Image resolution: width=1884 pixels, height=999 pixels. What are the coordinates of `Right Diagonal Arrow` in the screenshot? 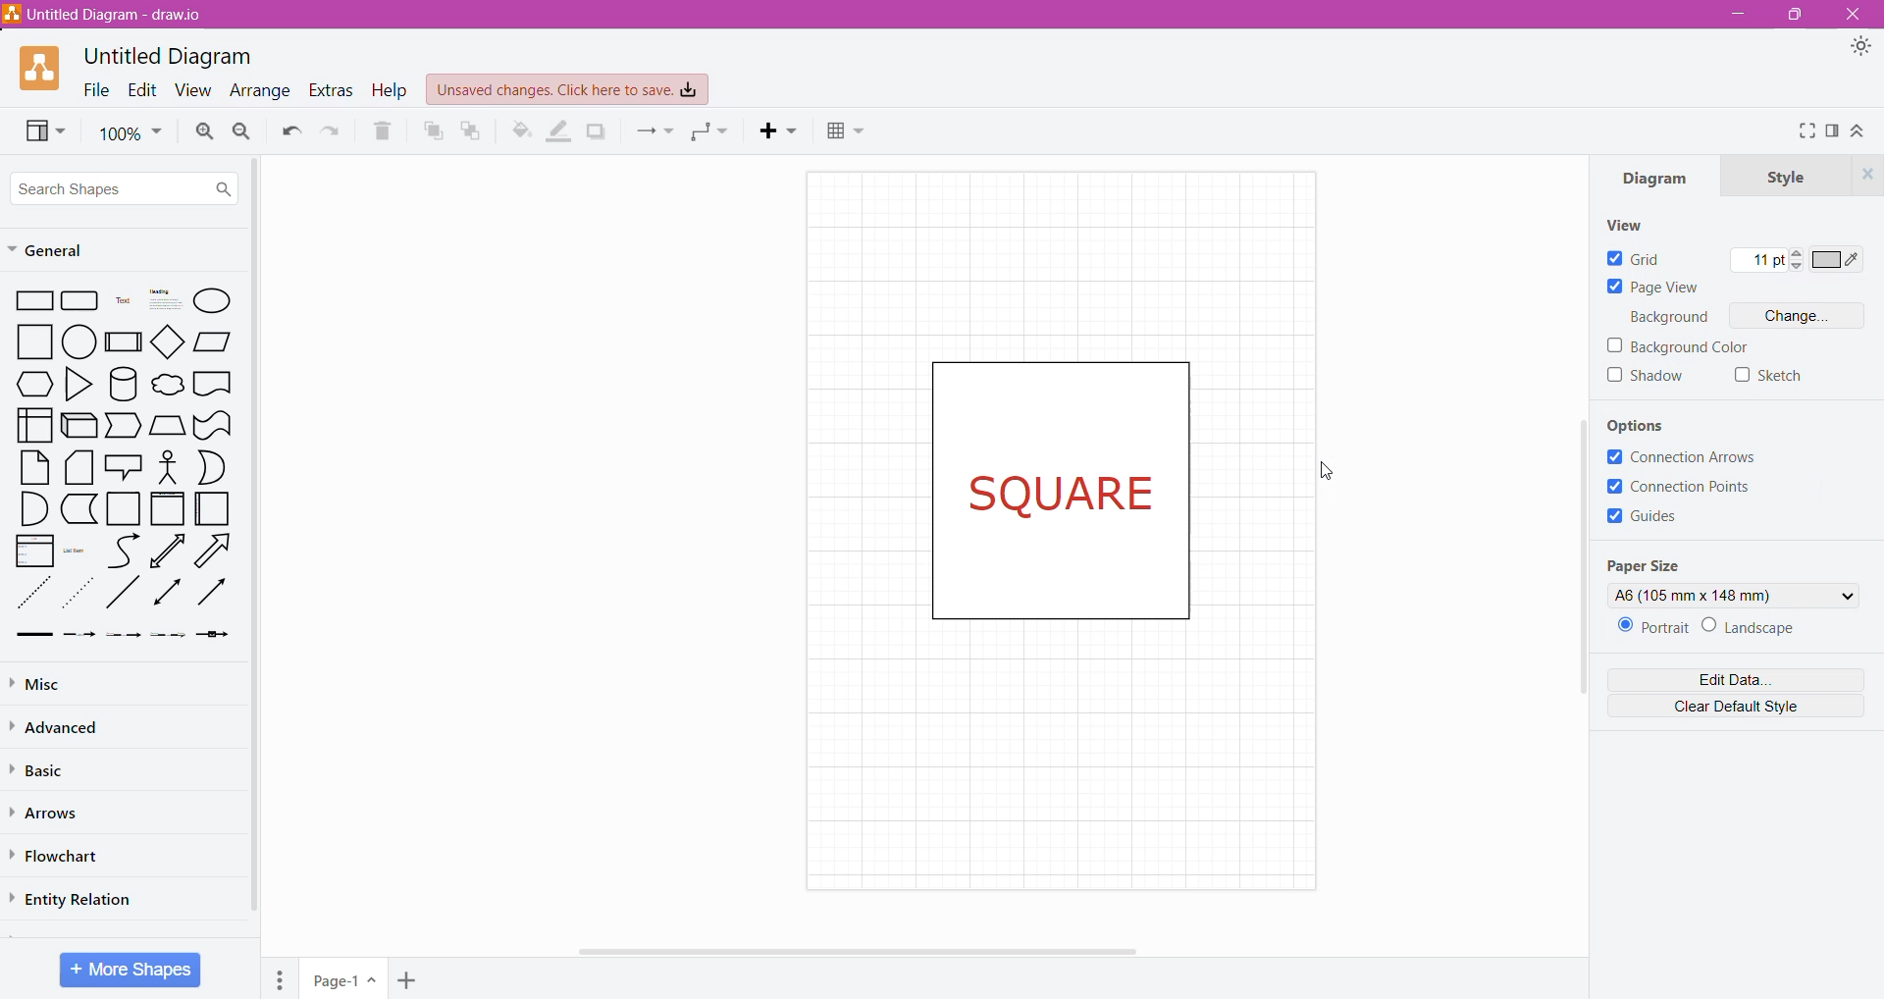 It's located at (216, 552).